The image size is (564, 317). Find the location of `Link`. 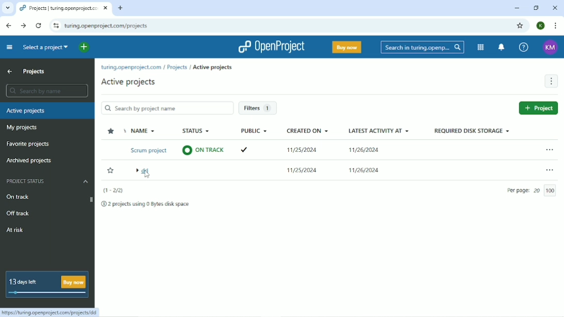

Link is located at coordinates (51, 312).